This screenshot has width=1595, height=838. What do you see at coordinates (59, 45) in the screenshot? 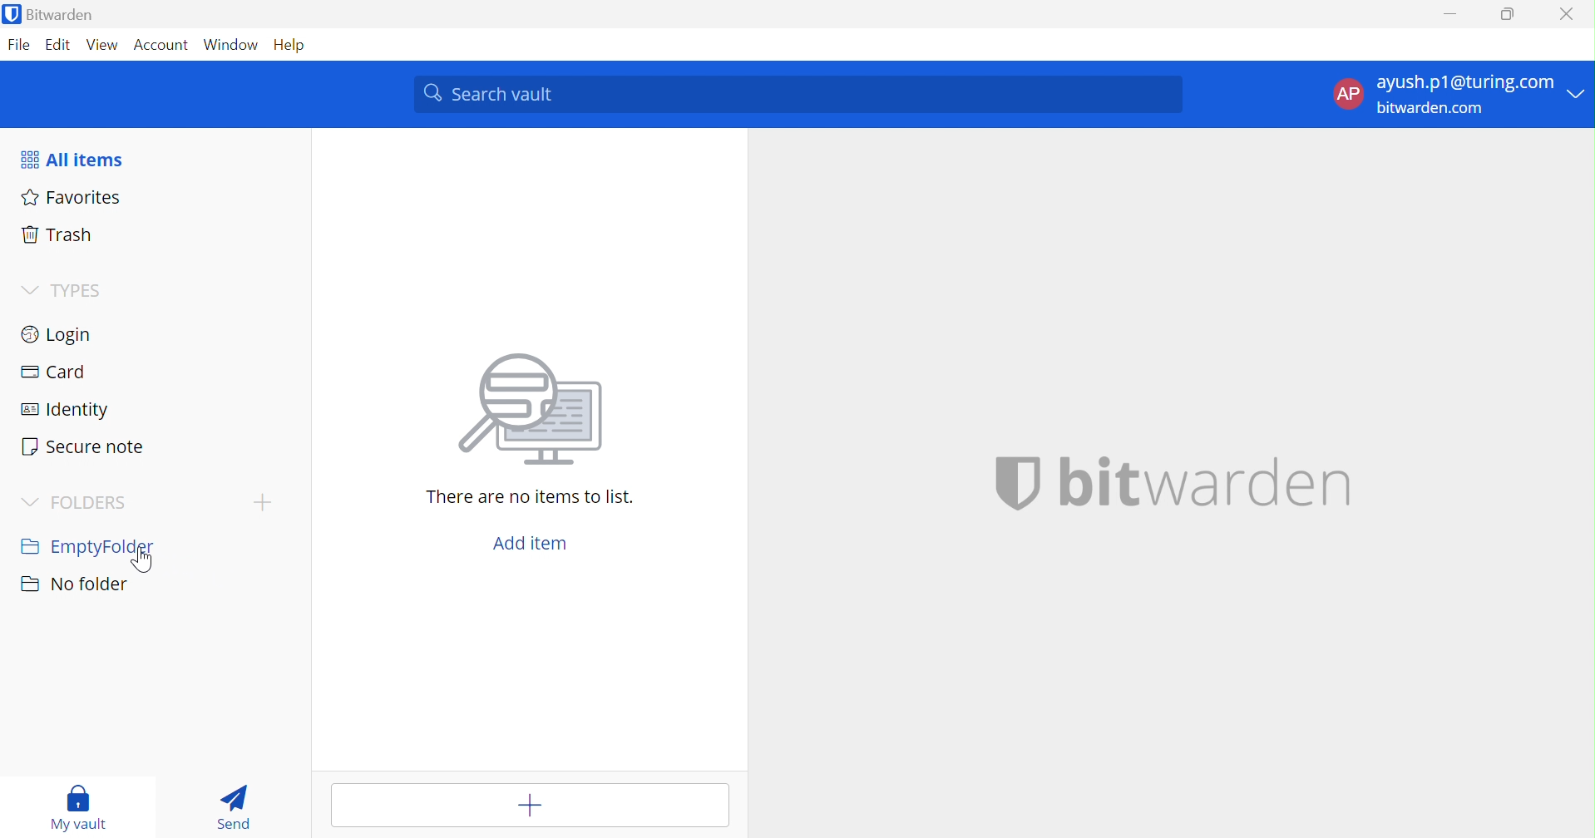
I see `Edit` at bounding box center [59, 45].